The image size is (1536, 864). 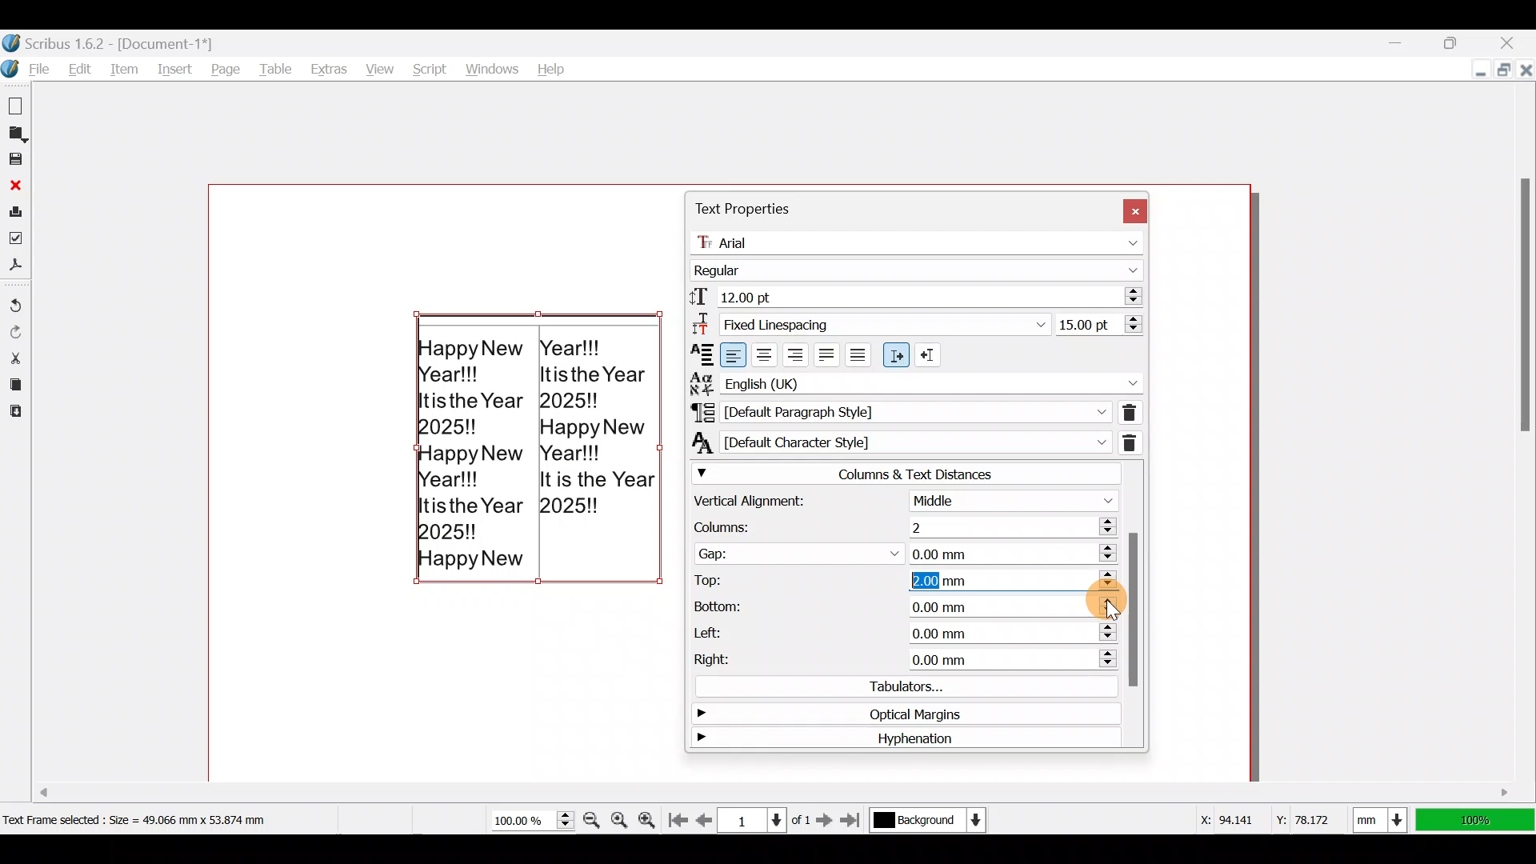 I want to click on Align text center, so click(x=767, y=353).